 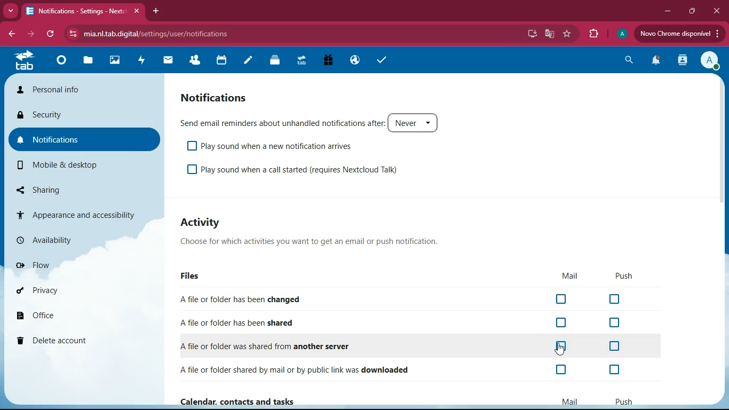 I want to click on push, so click(x=623, y=400).